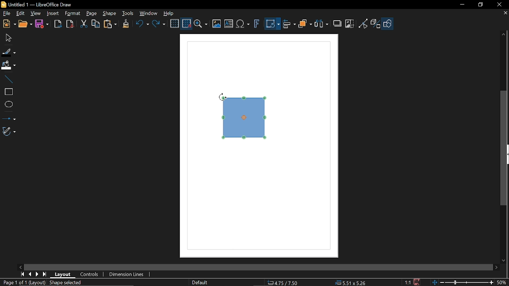  What do you see at coordinates (141, 25) in the screenshot?
I see `Undo` at bounding box center [141, 25].